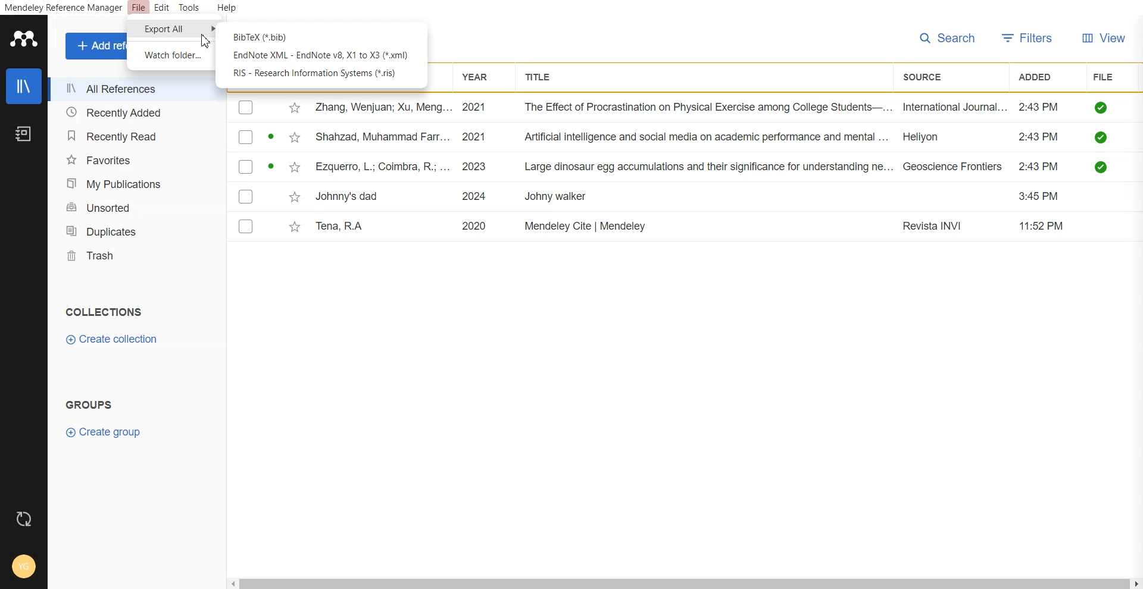 This screenshot has width=1143, height=589. I want to click on cursor, so click(209, 41).